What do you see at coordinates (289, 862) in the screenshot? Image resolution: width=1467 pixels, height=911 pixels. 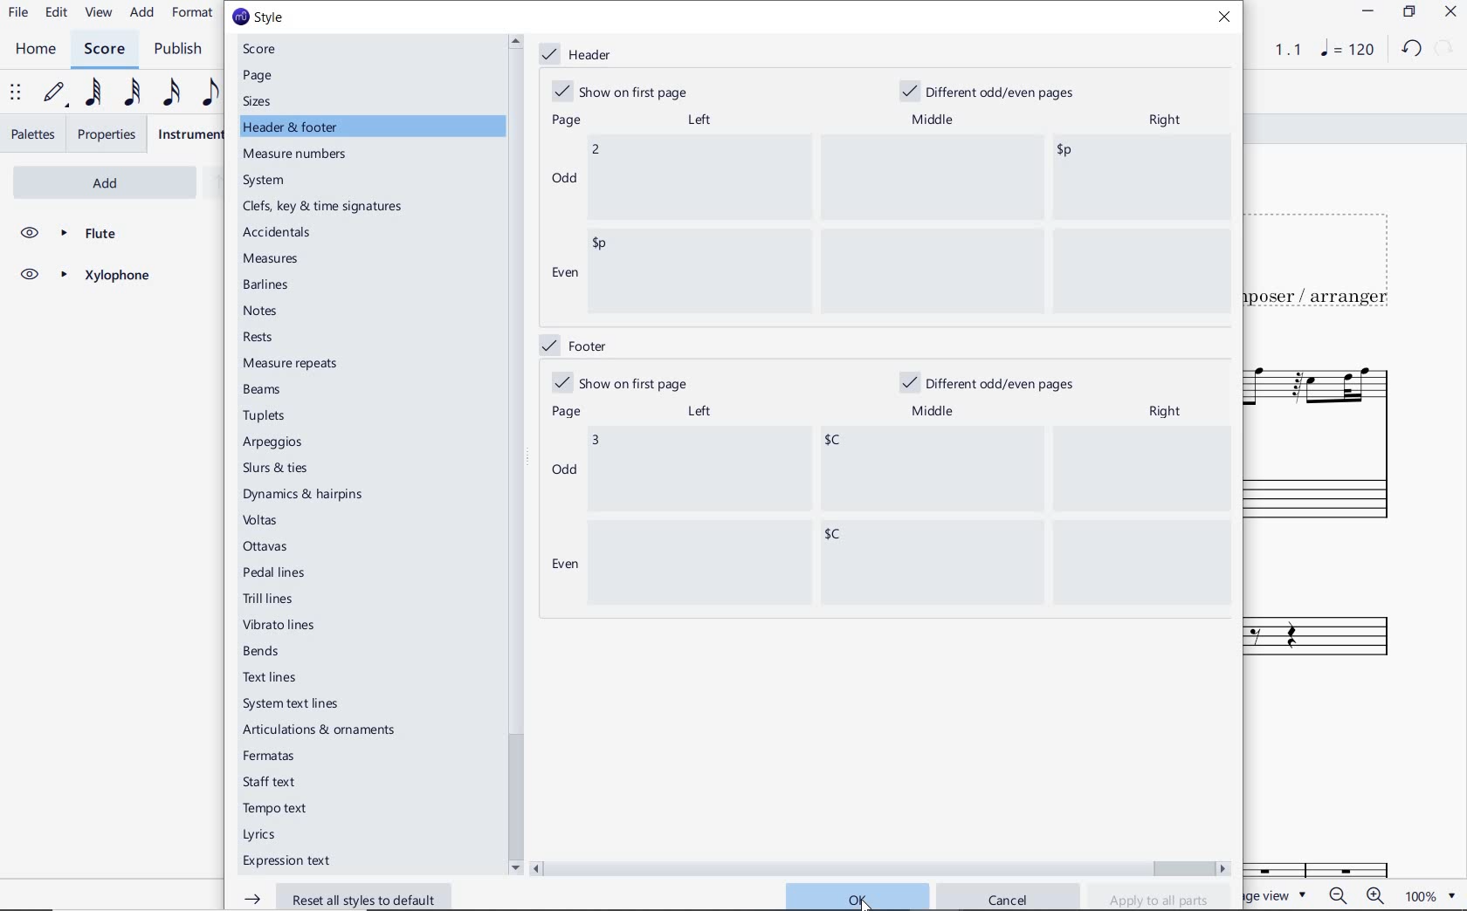 I see `expression text` at bounding box center [289, 862].